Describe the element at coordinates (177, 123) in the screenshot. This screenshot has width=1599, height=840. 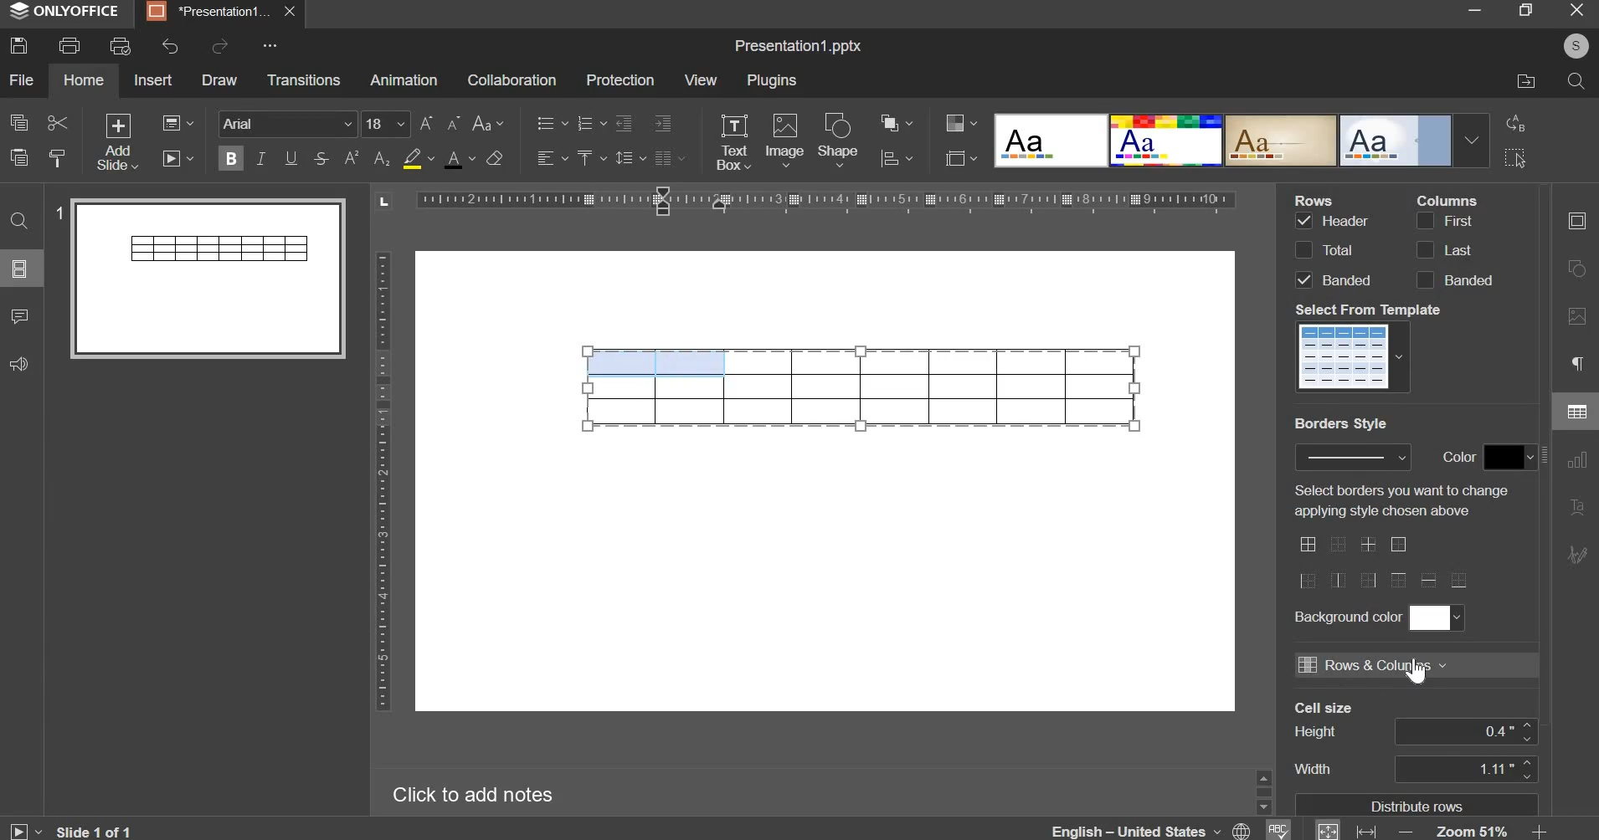
I see `change layout` at that location.